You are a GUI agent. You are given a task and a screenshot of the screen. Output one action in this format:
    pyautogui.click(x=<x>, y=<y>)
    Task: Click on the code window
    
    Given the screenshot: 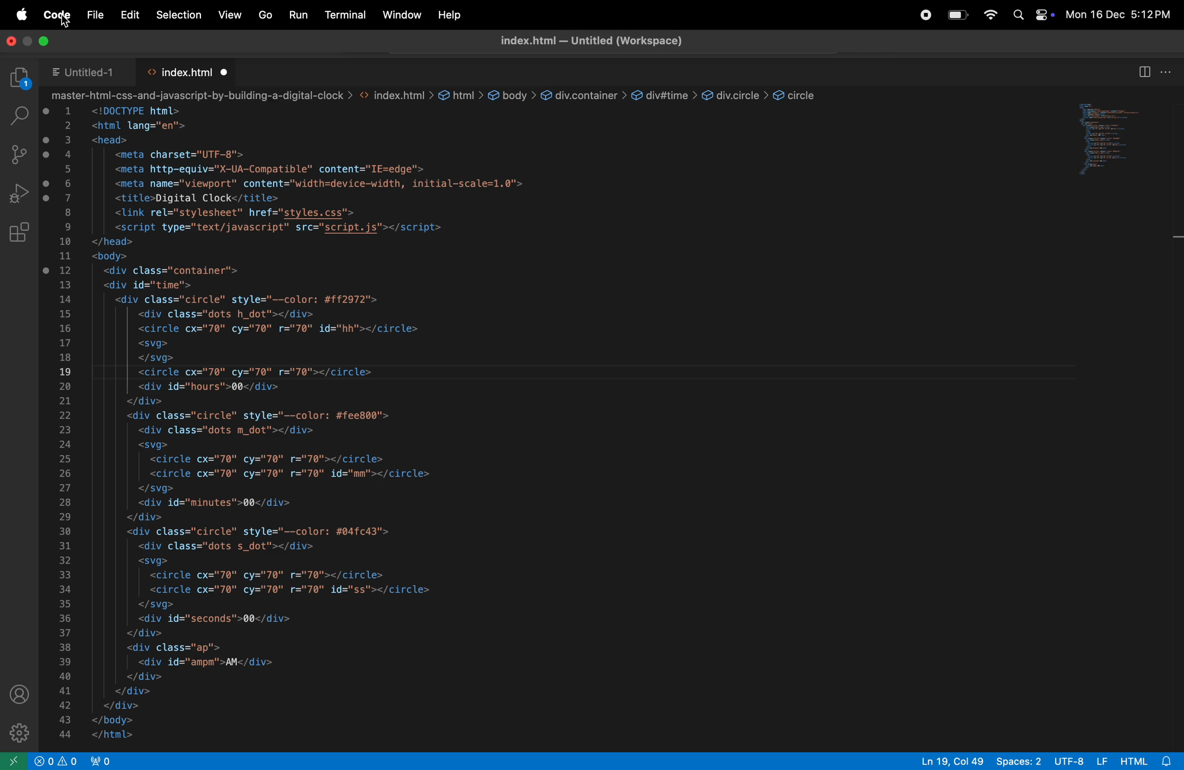 What is the action you would take?
    pyautogui.click(x=1120, y=143)
    